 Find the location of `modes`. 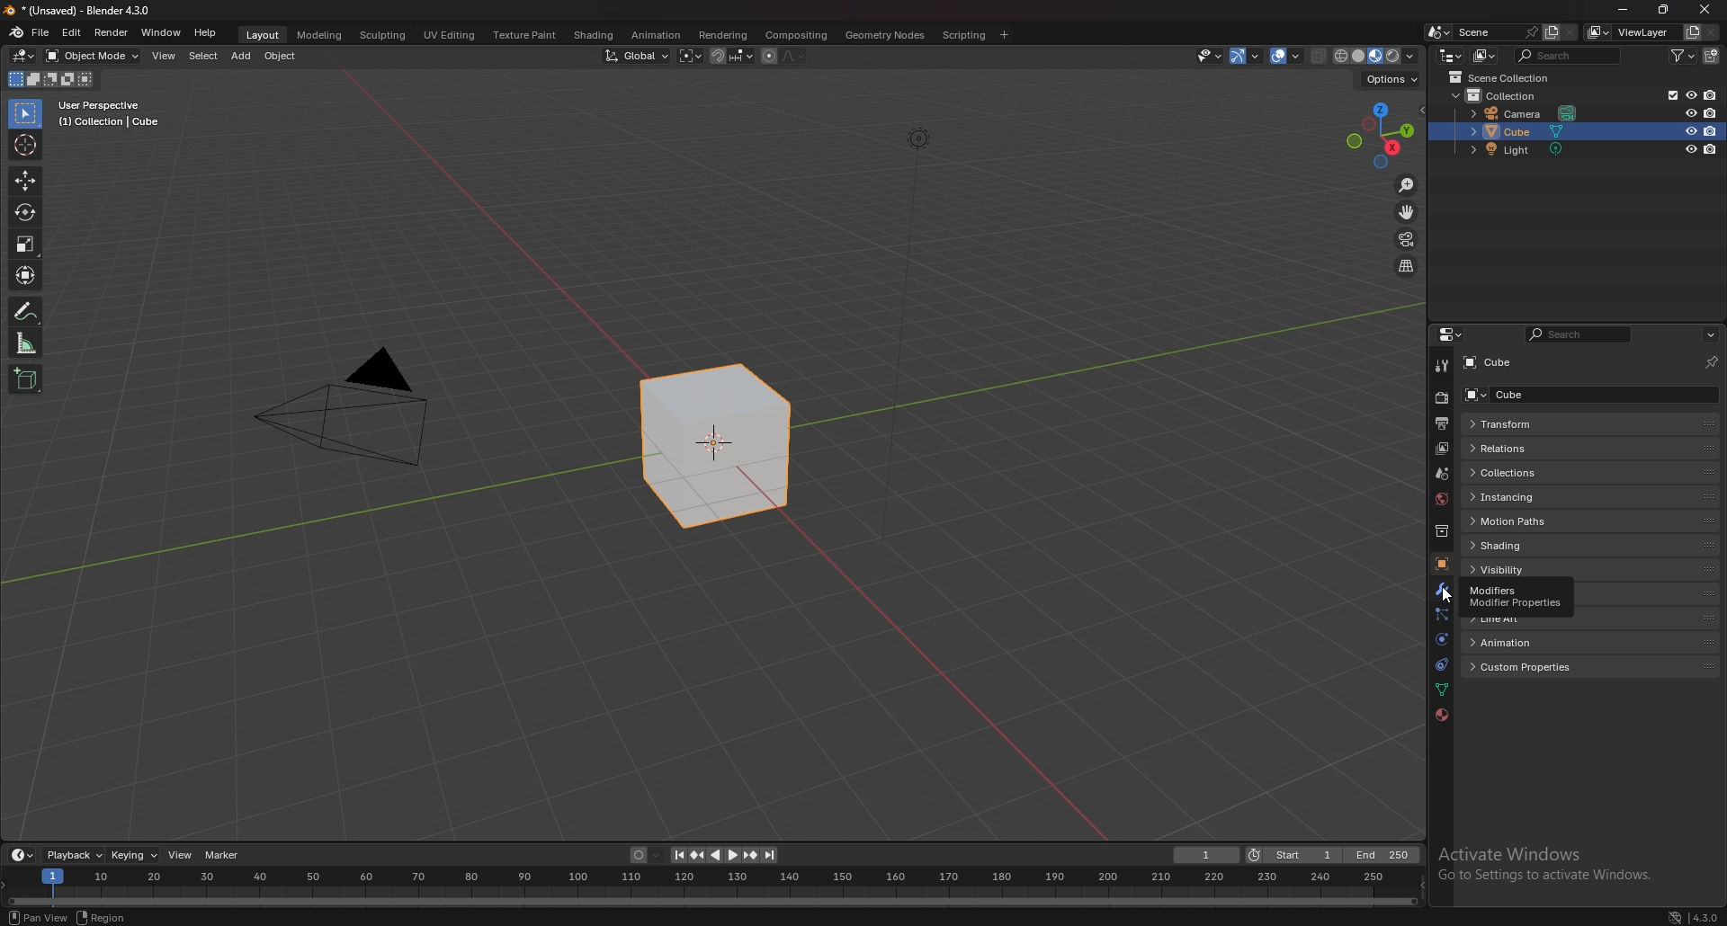

modes is located at coordinates (50, 79).